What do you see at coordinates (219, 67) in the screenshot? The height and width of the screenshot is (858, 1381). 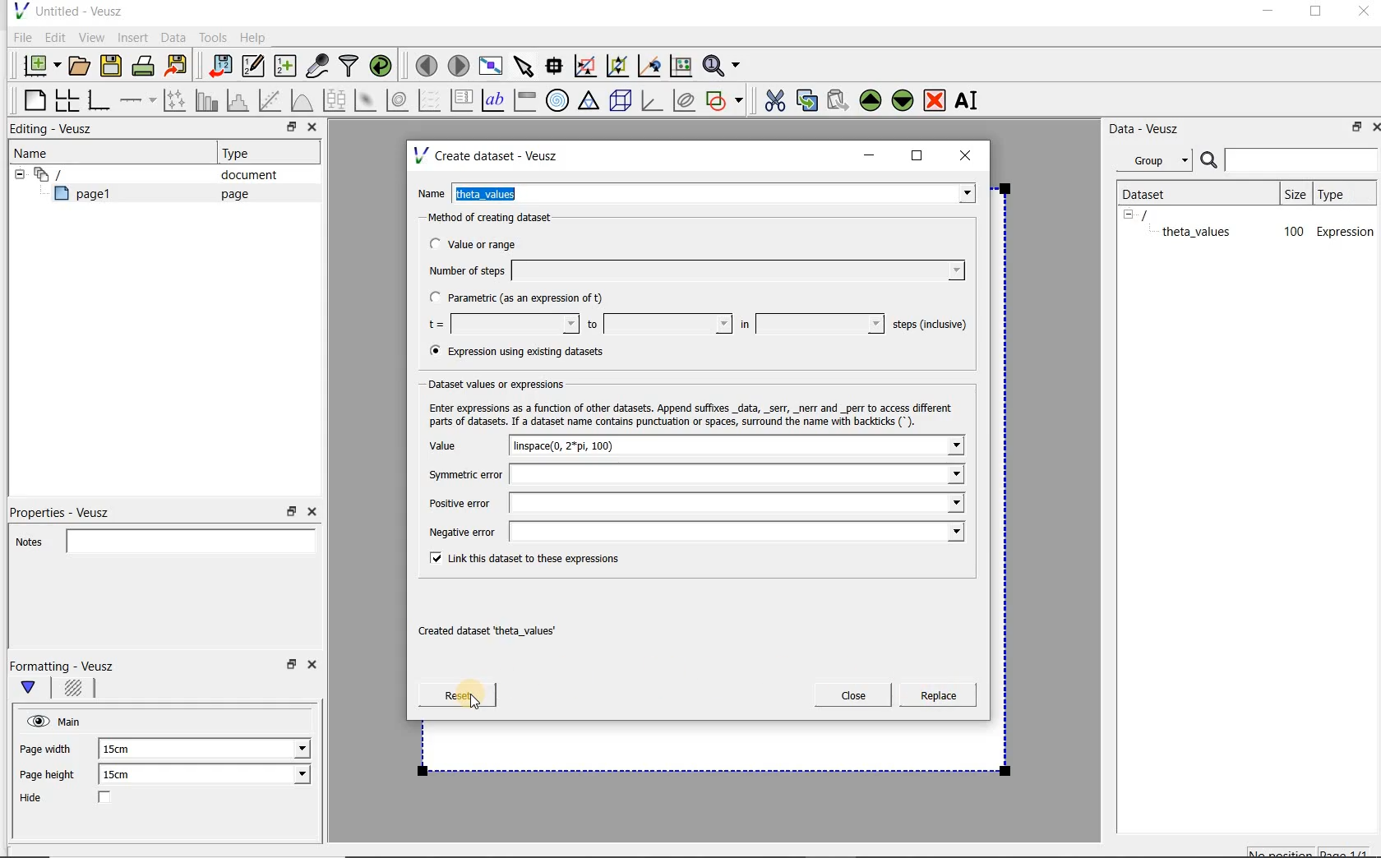 I see `import data into Veusz` at bounding box center [219, 67].